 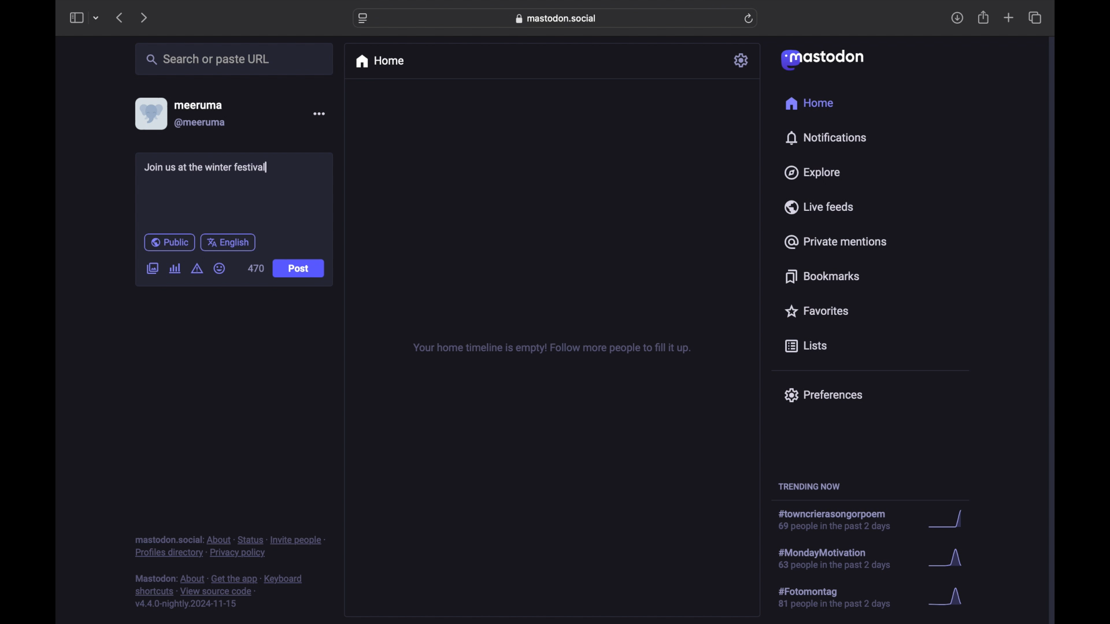 What do you see at coordinates (826, 138) in the screenshot?
I see `notifications` at bounding box center [826, 138].